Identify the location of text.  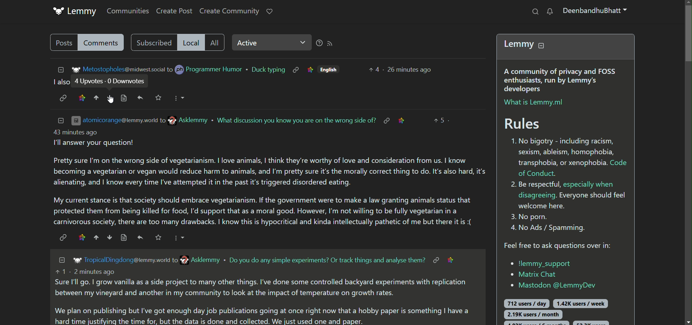
(270, 179).